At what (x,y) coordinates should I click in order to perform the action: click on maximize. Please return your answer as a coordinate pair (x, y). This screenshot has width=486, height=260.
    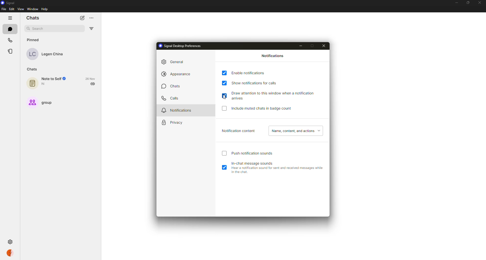
    Looking at the image, I should click on (466, 3).